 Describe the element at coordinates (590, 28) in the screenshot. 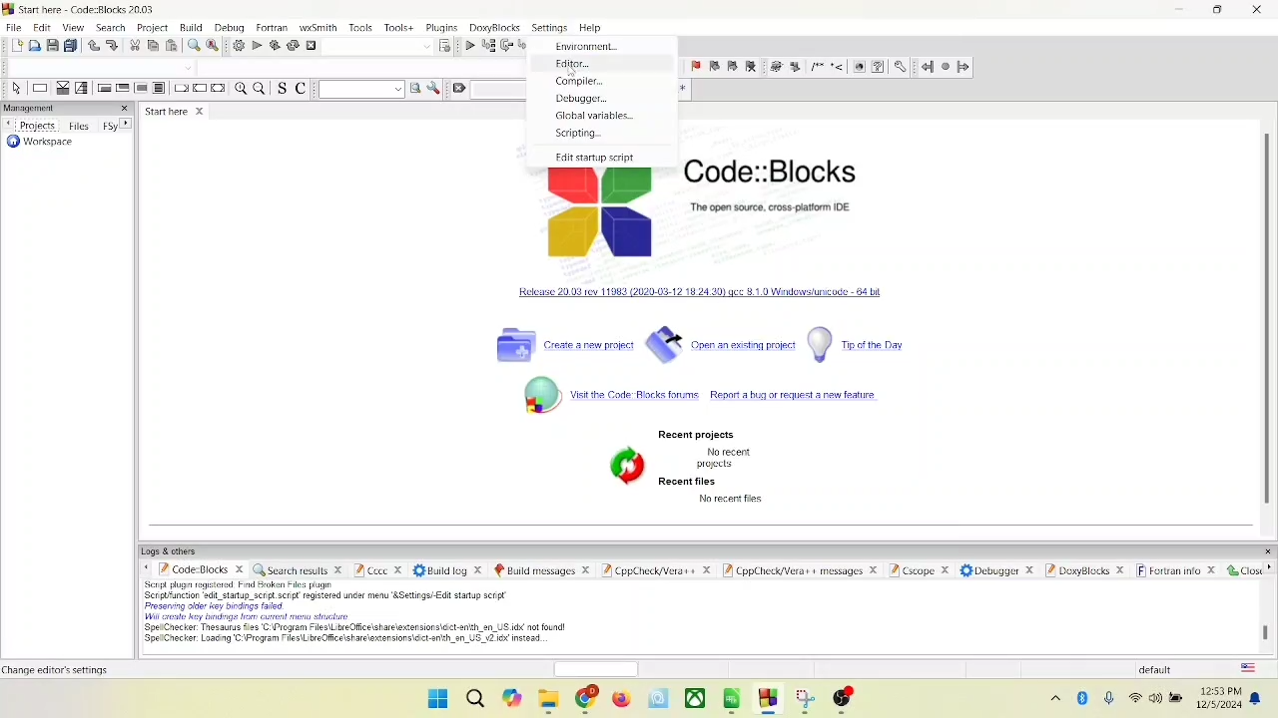

I see `help` at that location.